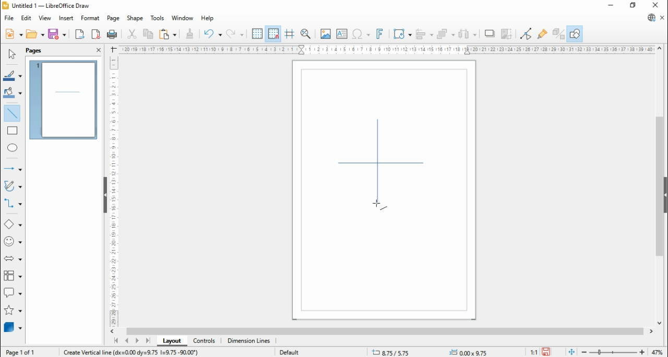 The width and height of the screenshot is (668, 357). I want to click on zoom slider, so click(612, 352).